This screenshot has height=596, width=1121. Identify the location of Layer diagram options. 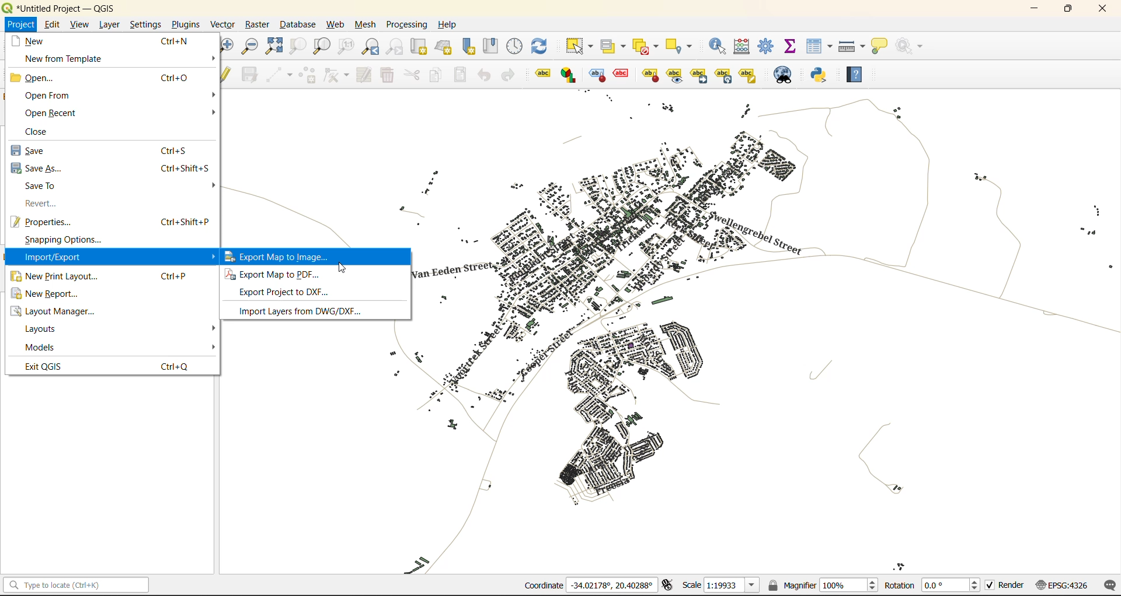
(569, 75).